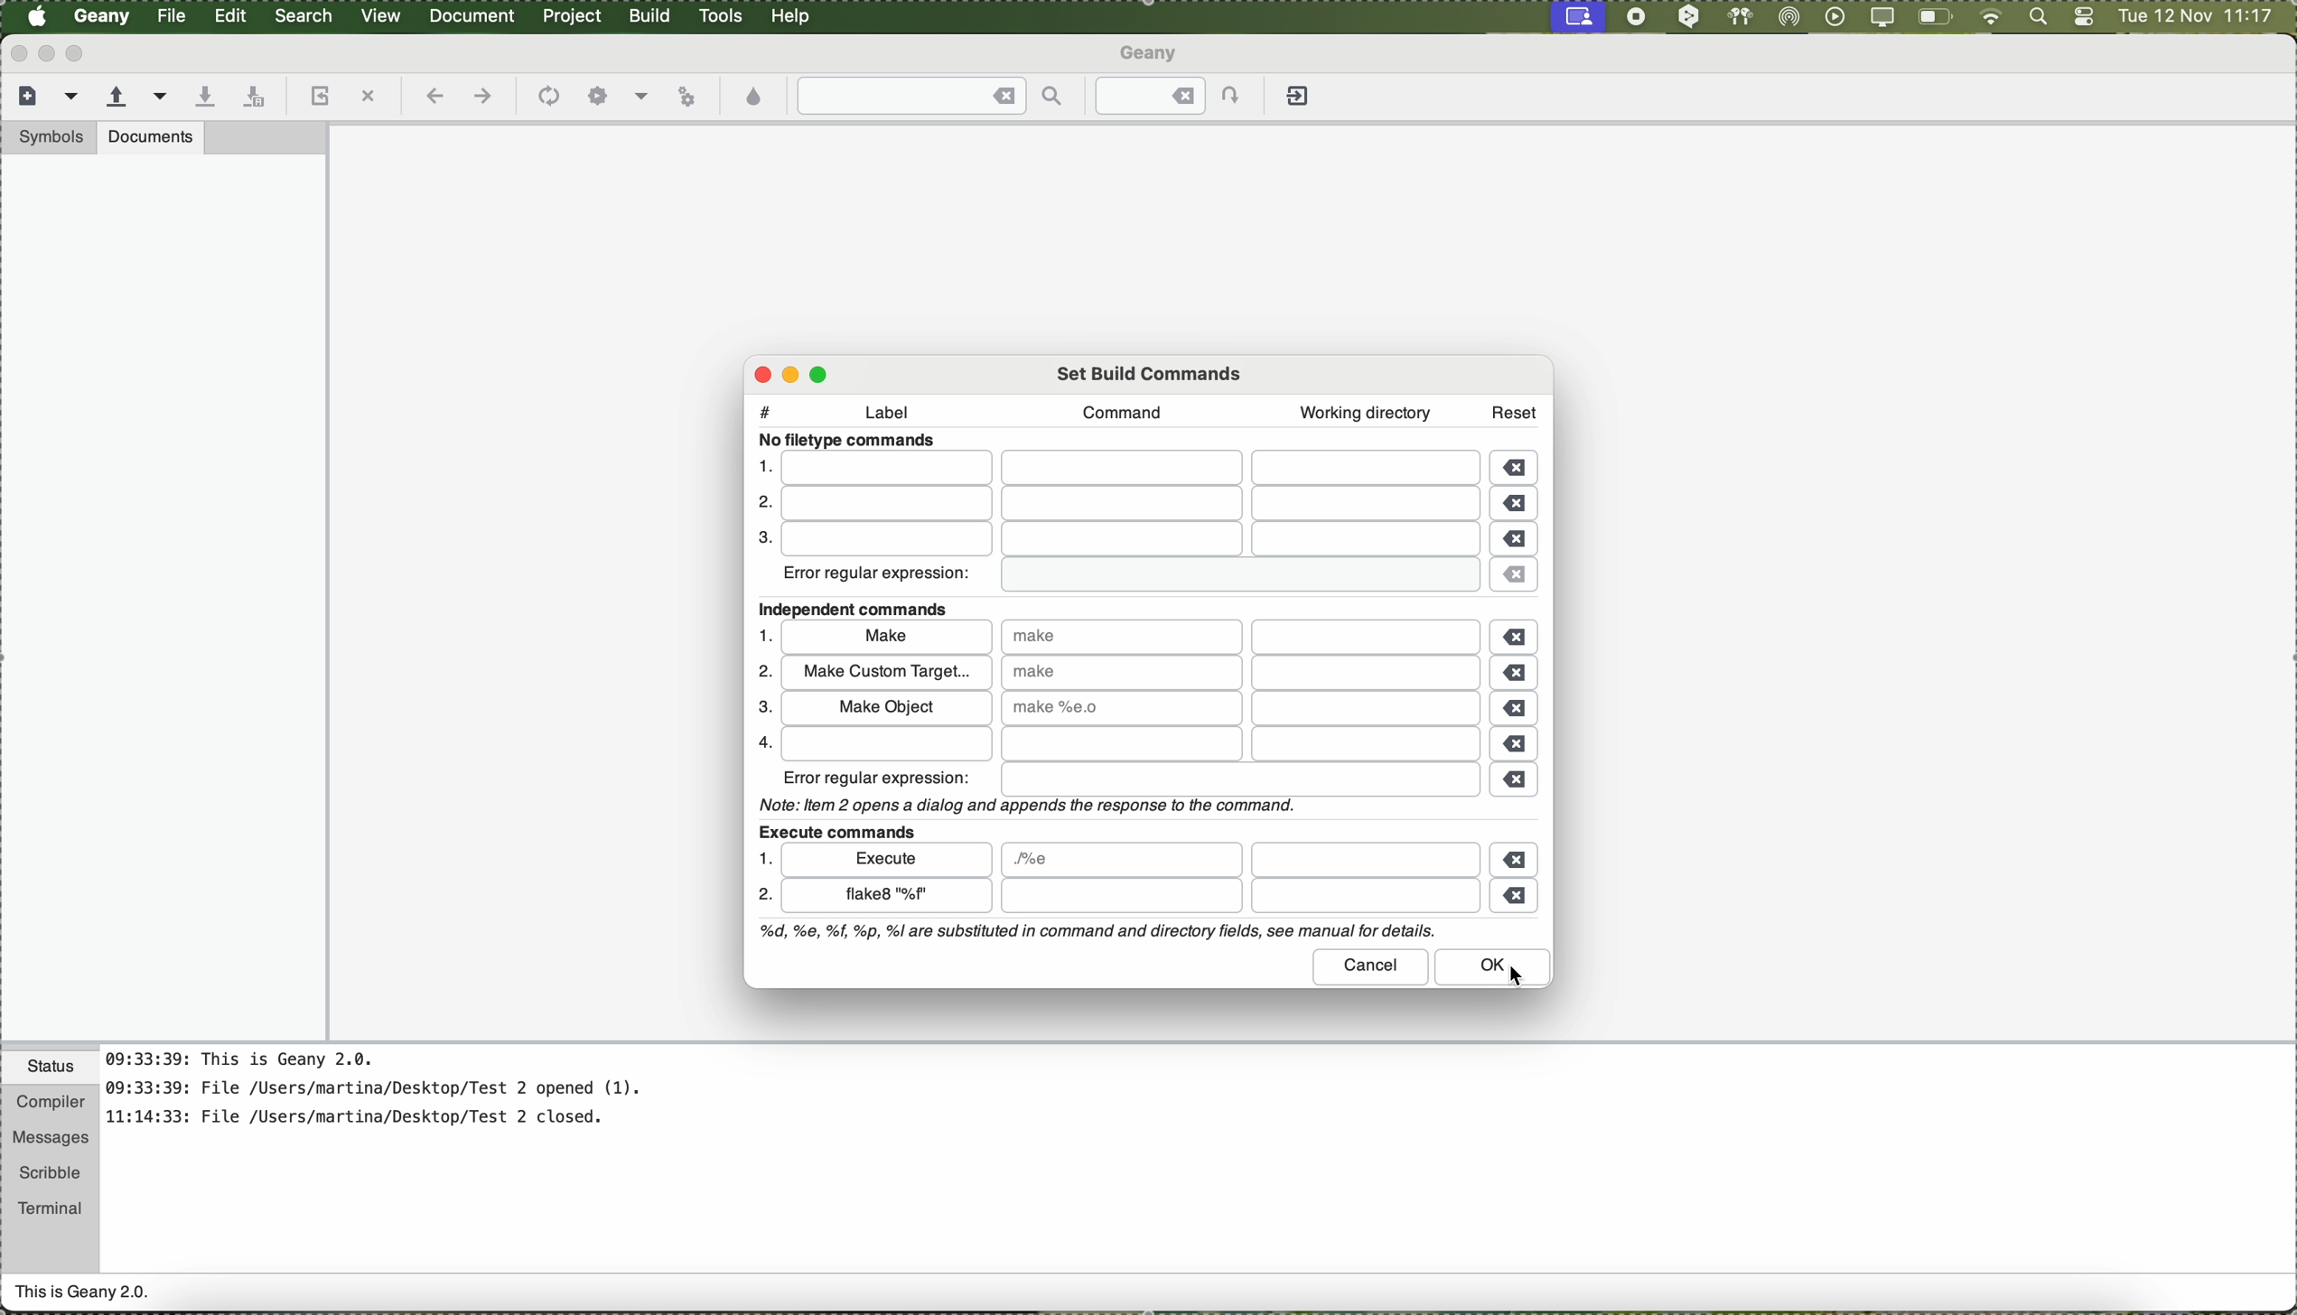 This screenshot has height=1315, width=2297. What do you see at coordinates (762, 465) in the screenshot?
I see `1` at bounding box center [762, 465].